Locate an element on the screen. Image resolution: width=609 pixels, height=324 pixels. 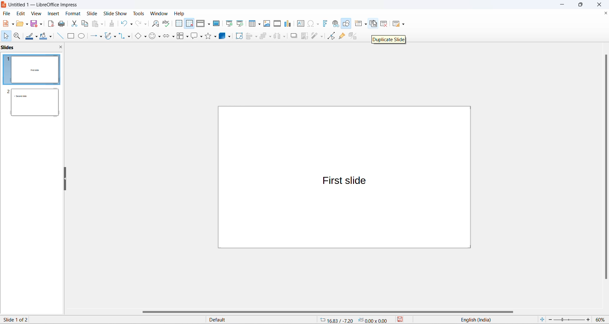
cursor is located at coordinates (374, 23).